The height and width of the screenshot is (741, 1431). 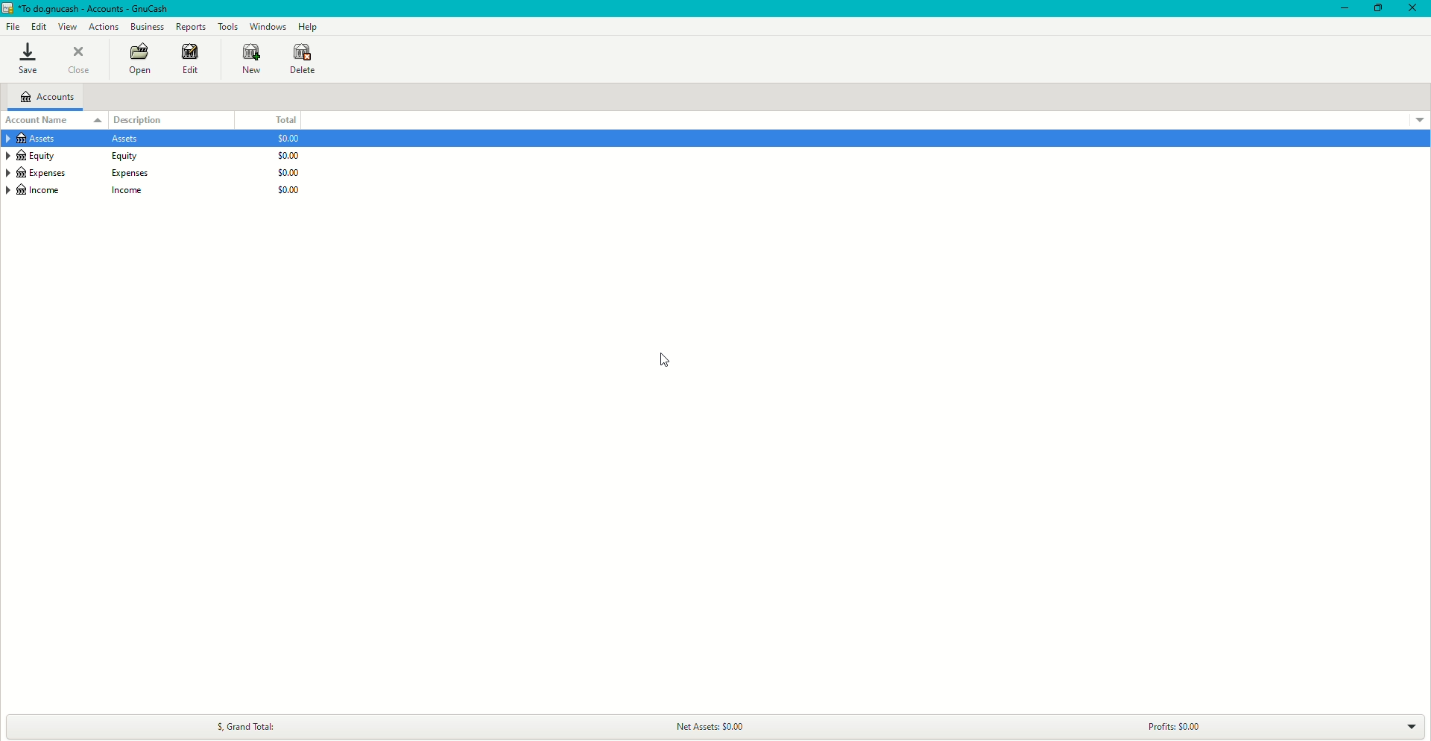 I want to click on Equity, so click(x=80, y=157).